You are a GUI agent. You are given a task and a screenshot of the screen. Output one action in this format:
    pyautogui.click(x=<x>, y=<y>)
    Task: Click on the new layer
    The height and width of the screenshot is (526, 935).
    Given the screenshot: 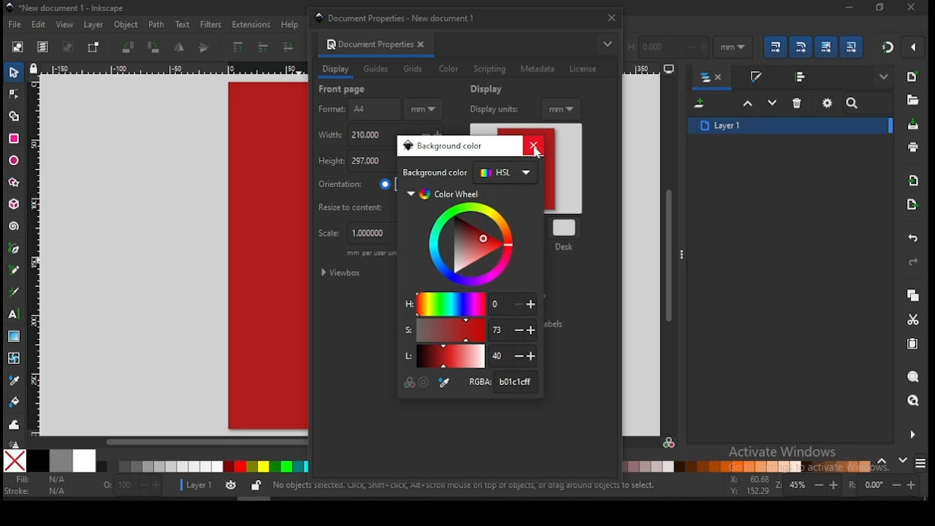 What is the action you would take?
    pyautogui.click(x=701, y=104)
    